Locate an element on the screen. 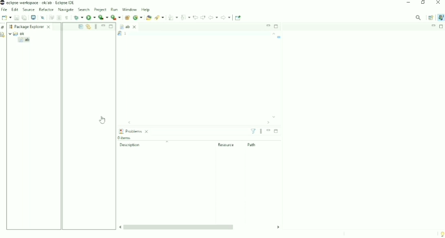  Pin Editor is located at coordinates (238, 18).